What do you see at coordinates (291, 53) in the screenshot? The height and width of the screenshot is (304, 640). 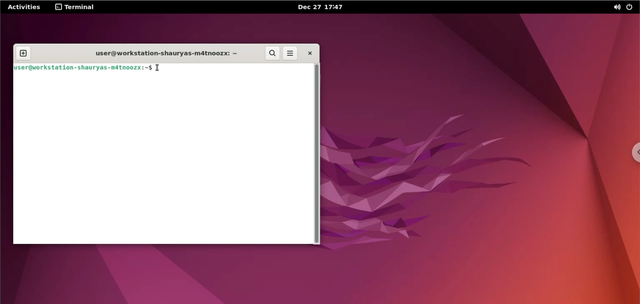 I see `more options` at bounding box center [291, 53].